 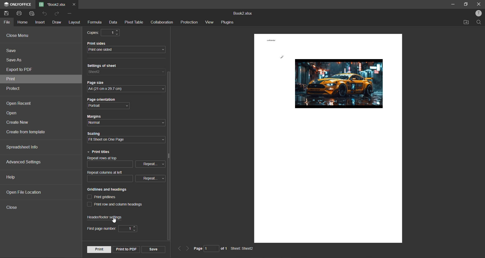 What do you see at coordinates (126, 89) in the screenshot?
I see `page size` at bounding box center [126, 89].